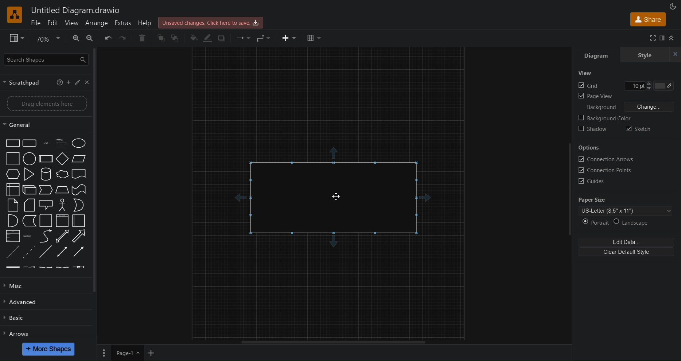 The image size is (681, 361). Describe the element at coordinates (337, 342) in the screenshot. I see `Scrollbar` at that location.